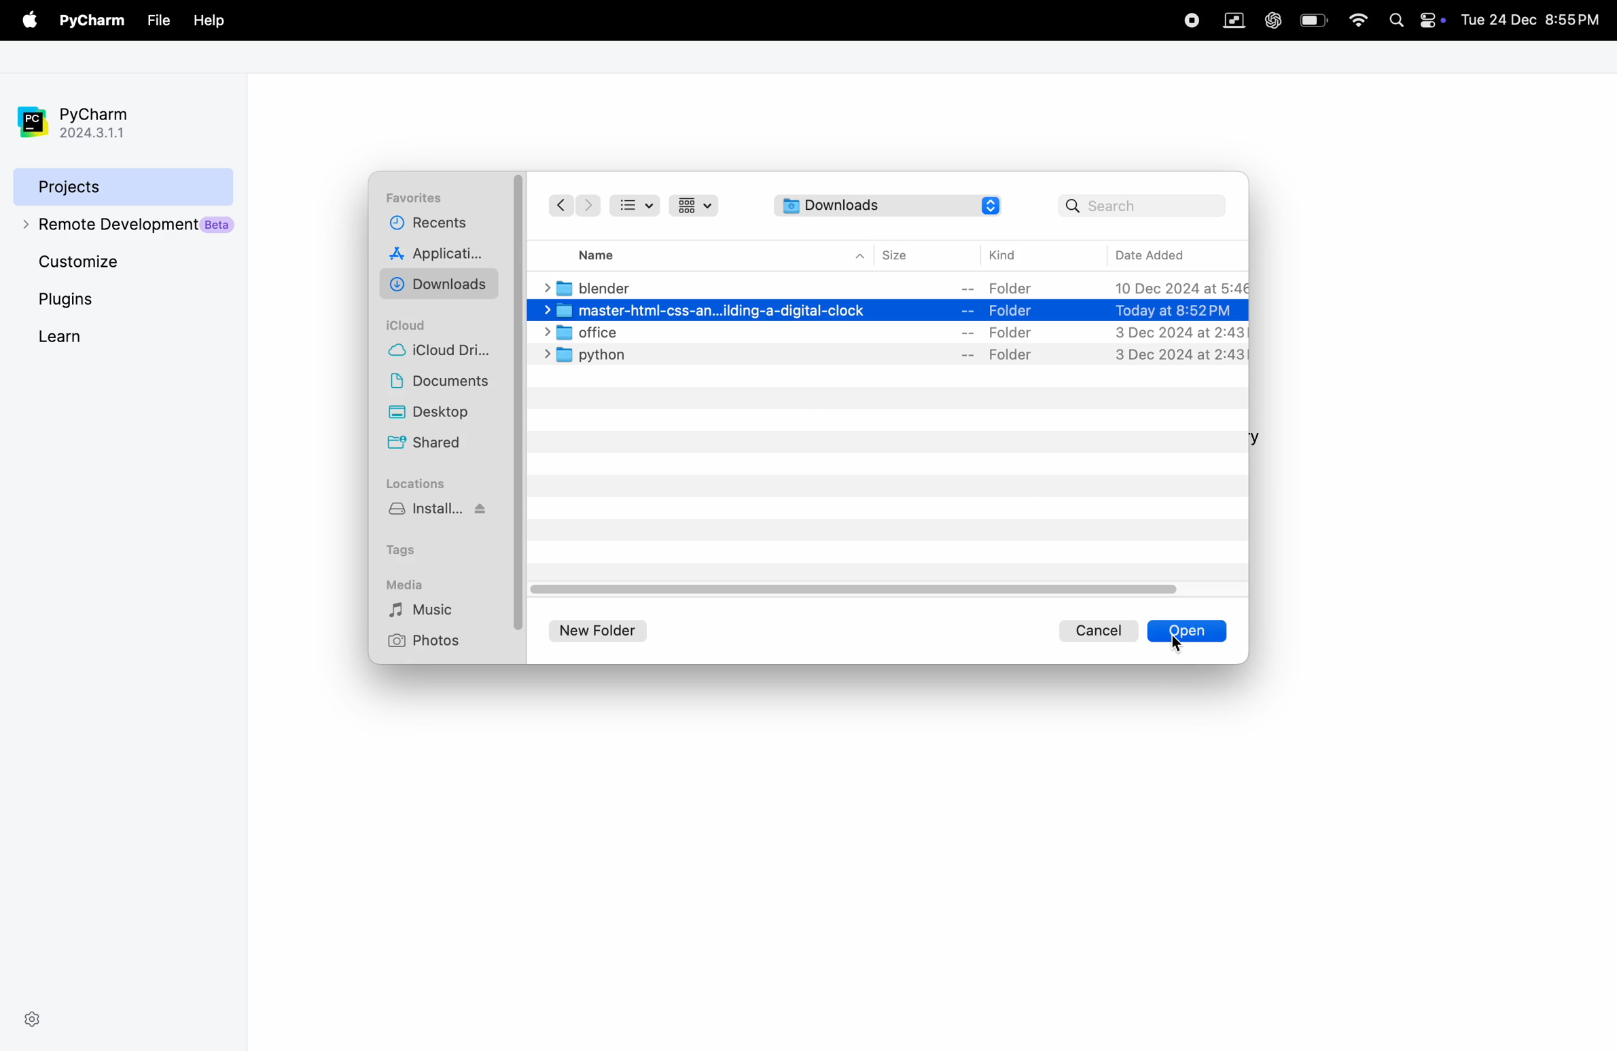 The image size is (1617, 1051). Describe the element at coordinates (124, 263) in the screenshot. I see `customize` at that location.